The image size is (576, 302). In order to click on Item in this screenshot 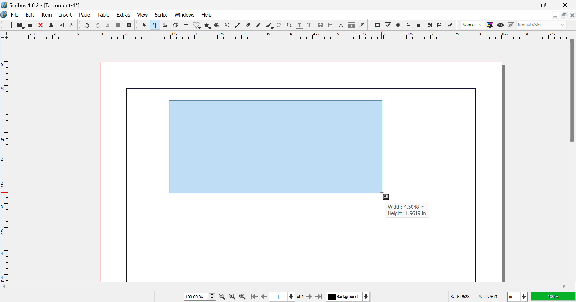, I will do `click(47, 16)`.